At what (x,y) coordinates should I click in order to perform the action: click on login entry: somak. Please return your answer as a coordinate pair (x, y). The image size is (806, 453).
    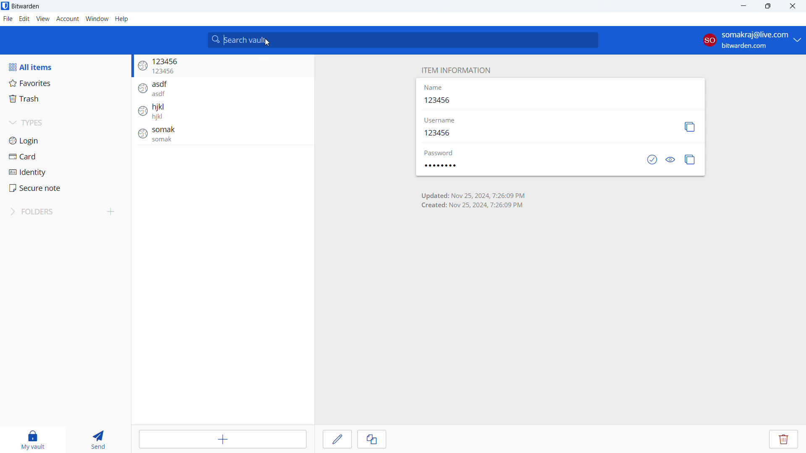
    Looking at the image, I should click on (218, 136).